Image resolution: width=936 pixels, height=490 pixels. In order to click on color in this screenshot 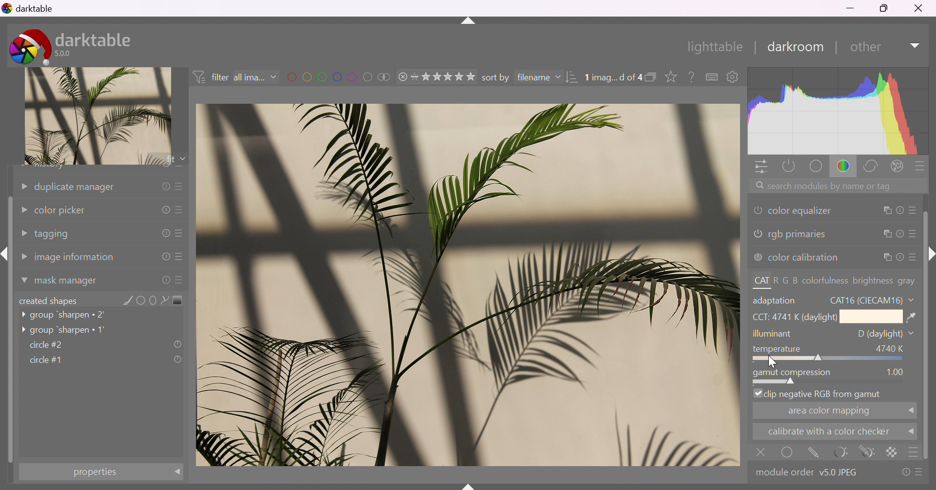, I will do `click(842, 166)`.